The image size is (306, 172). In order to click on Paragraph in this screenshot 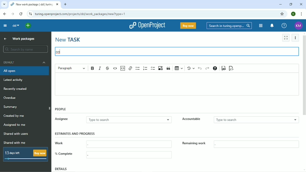, I will do `click(71, 69)`.